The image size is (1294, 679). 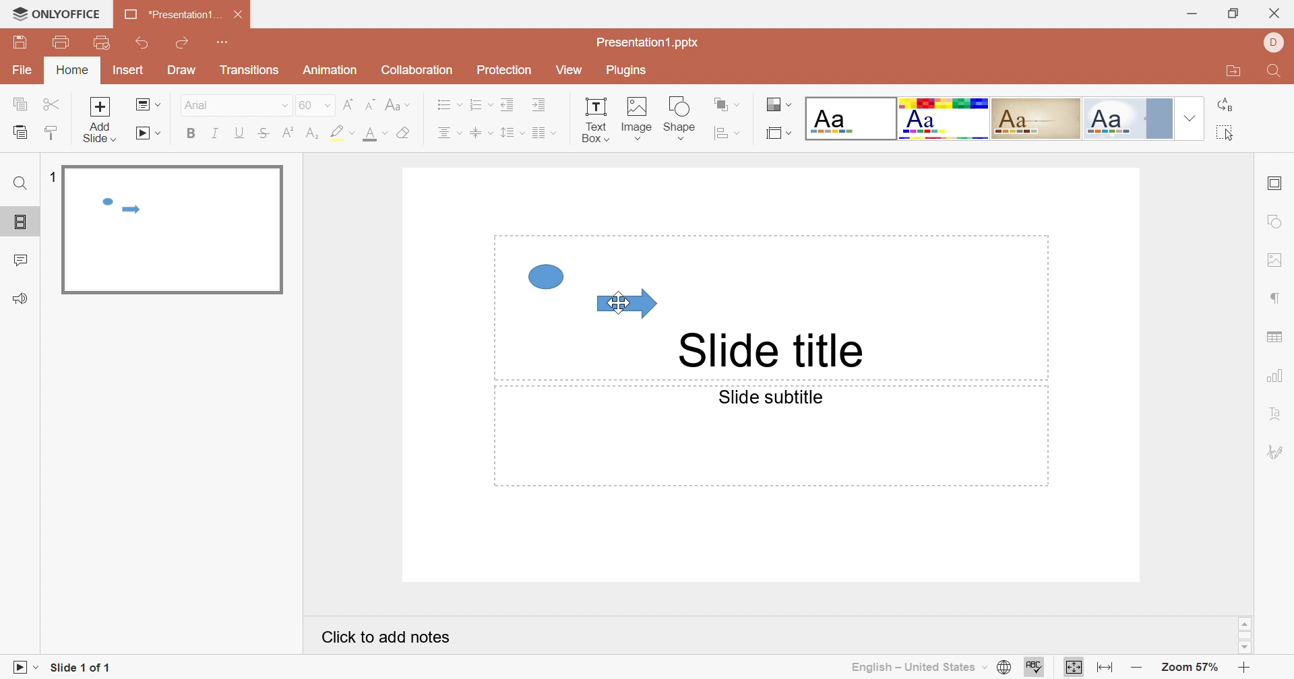 What do you see at coordinates (22, 300) in the screenshot?
I see `Feedback & Support` at bounding box center [22, 300].